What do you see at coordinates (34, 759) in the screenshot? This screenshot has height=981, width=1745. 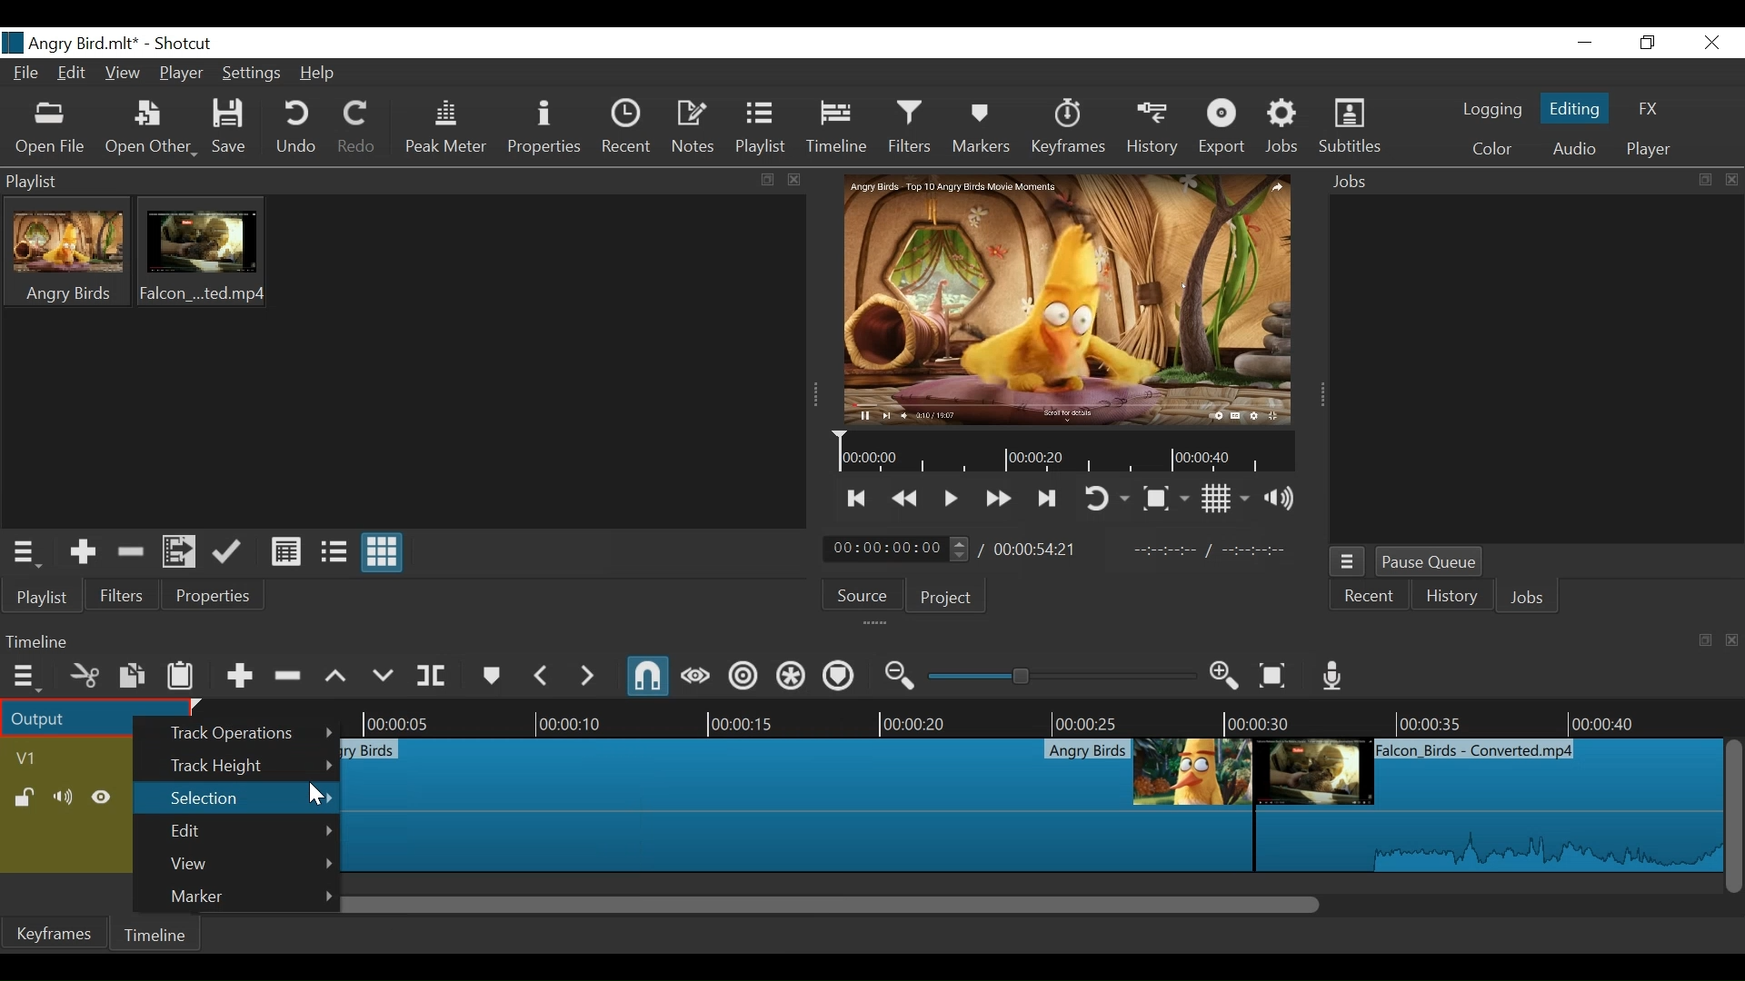 I see `Track Header` at bounding box center [34, 759].